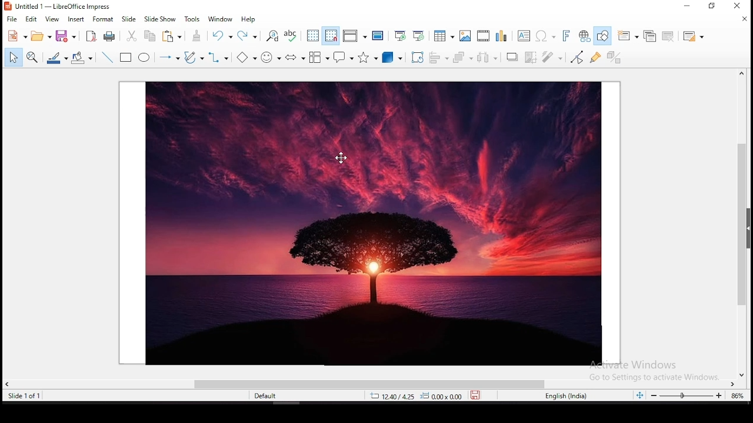  Describe the element at coordinates (736, 397) in the screenshot. I see `current zoom level` at that location.